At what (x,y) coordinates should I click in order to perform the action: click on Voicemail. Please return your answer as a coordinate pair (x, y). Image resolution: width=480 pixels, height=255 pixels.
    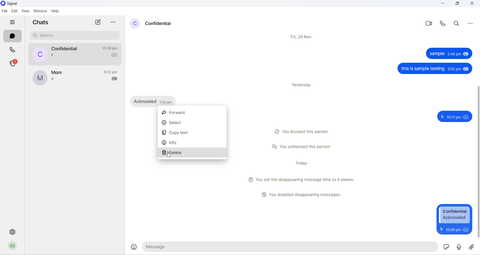
    Looking at the image, I should click on (459, 246).